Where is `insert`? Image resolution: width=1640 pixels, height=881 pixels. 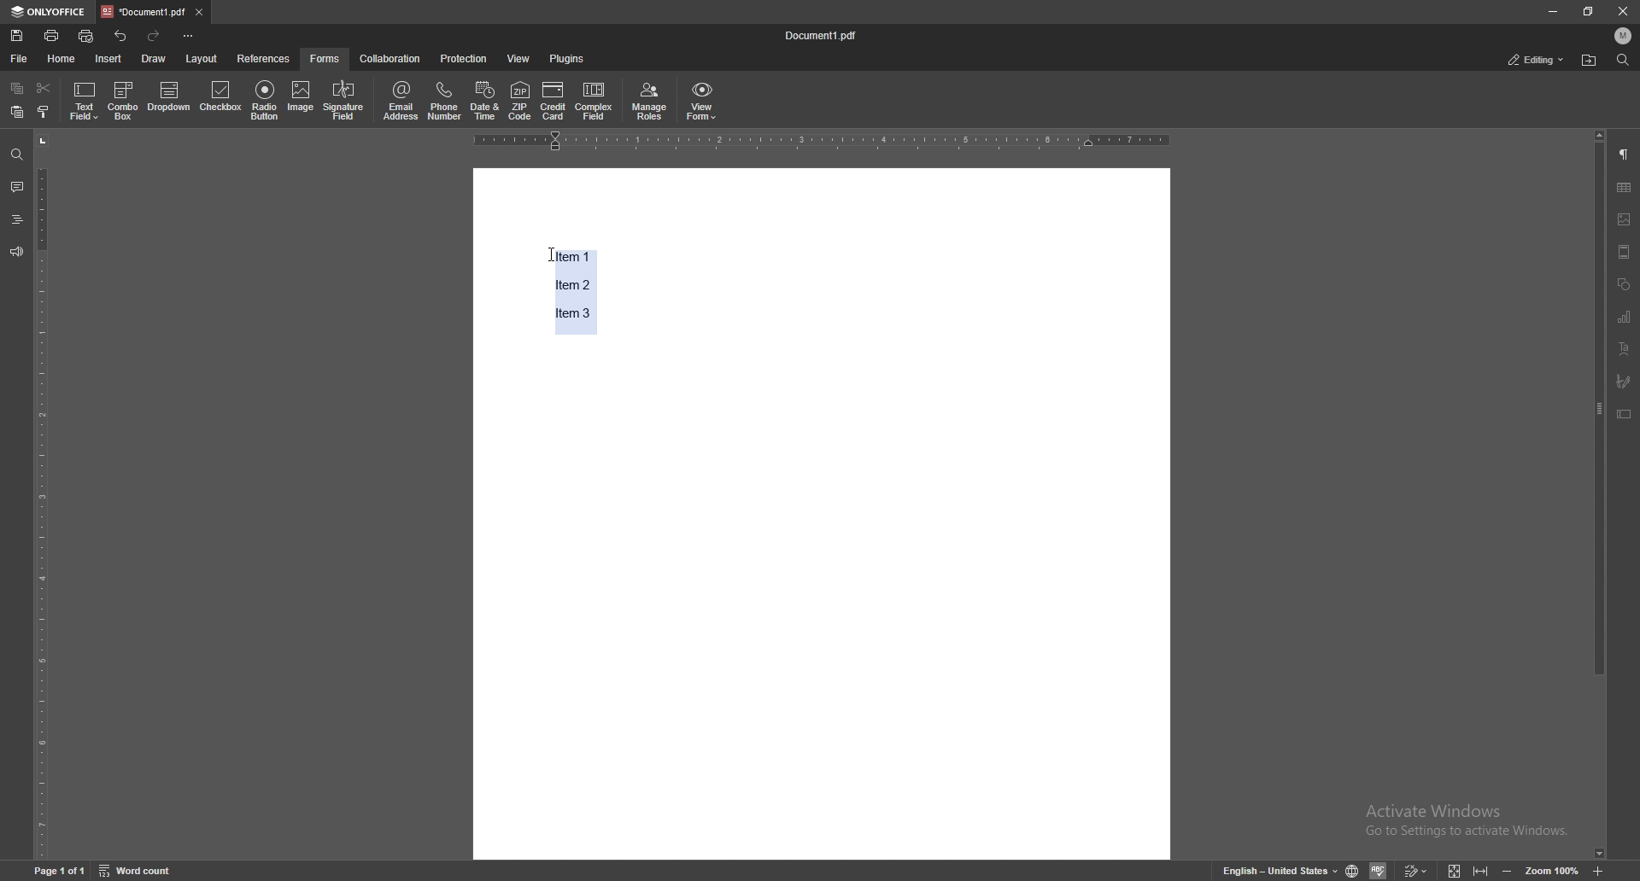 insert is located at coordinates (109, 59).